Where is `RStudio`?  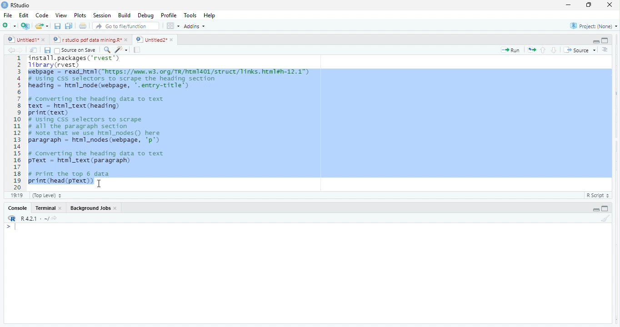
RStudio is located at coordinates (23, 5).